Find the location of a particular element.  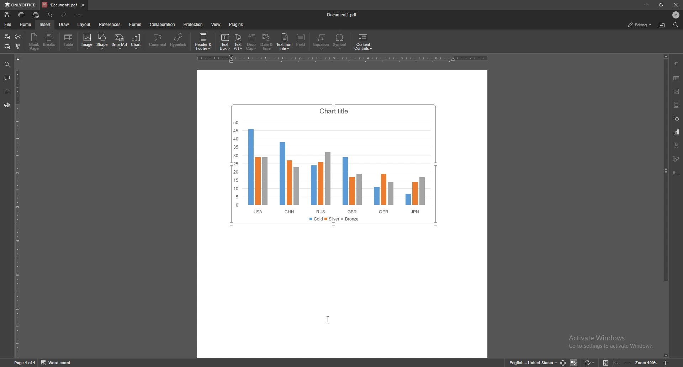

table is located at coordinates (677, 78).